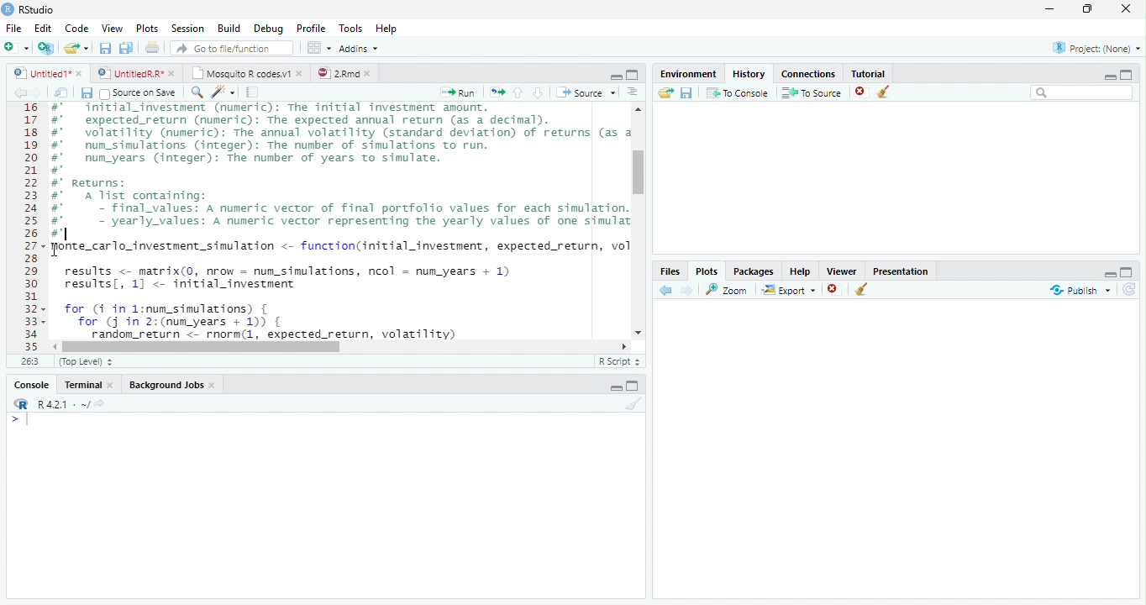  What do you see at coordinates (496, 92) in the screenshot?
I see `Re-run the previous code region` at bounding box center [496, 92].